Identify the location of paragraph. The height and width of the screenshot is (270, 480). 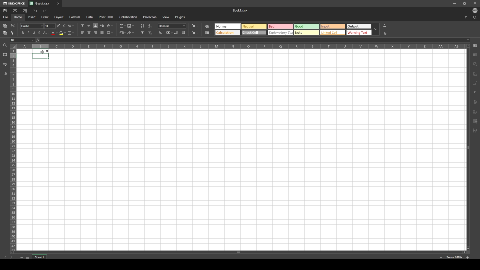
(476, 92).